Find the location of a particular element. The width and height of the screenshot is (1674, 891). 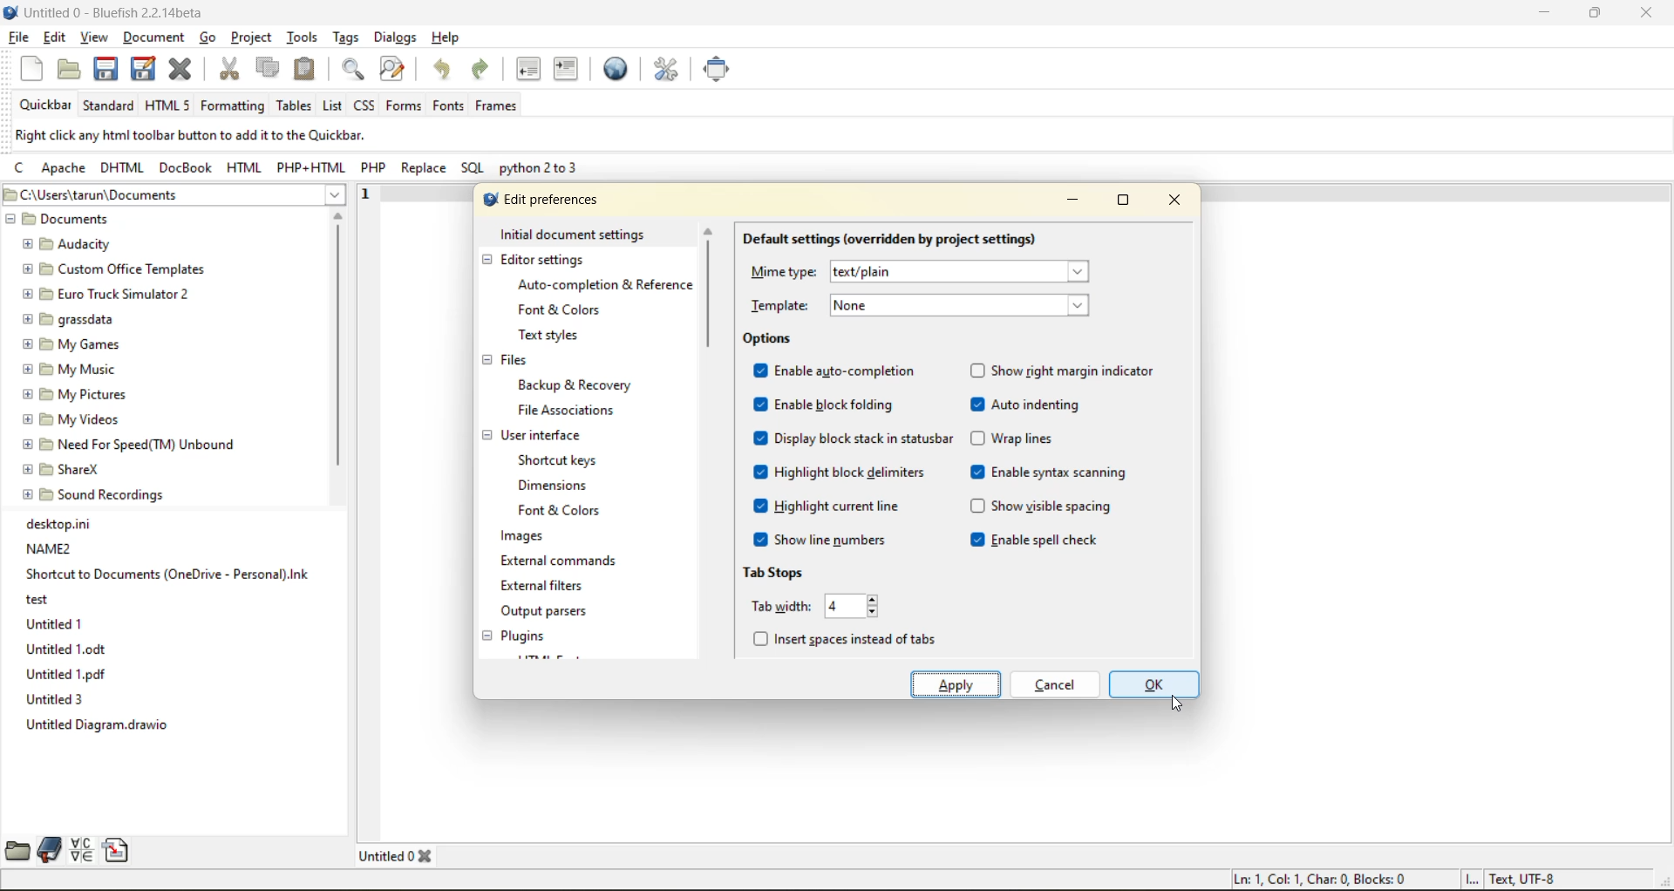

# [9 Euro Truck Simulator 2 is located at coordinates (103, 293).